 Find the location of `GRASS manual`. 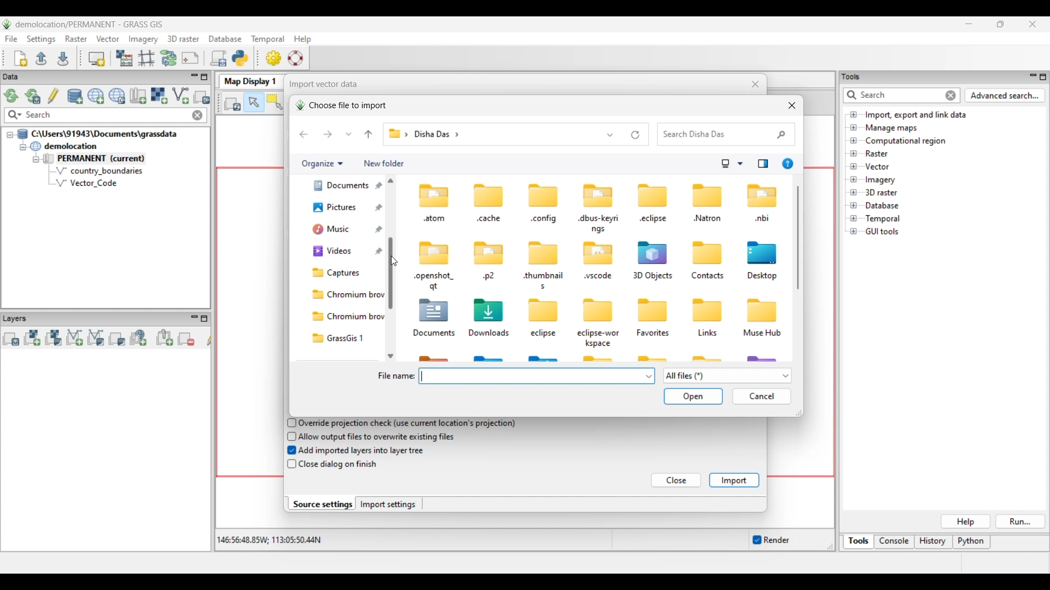

GRASS manual is located at coordinates (295, 58).